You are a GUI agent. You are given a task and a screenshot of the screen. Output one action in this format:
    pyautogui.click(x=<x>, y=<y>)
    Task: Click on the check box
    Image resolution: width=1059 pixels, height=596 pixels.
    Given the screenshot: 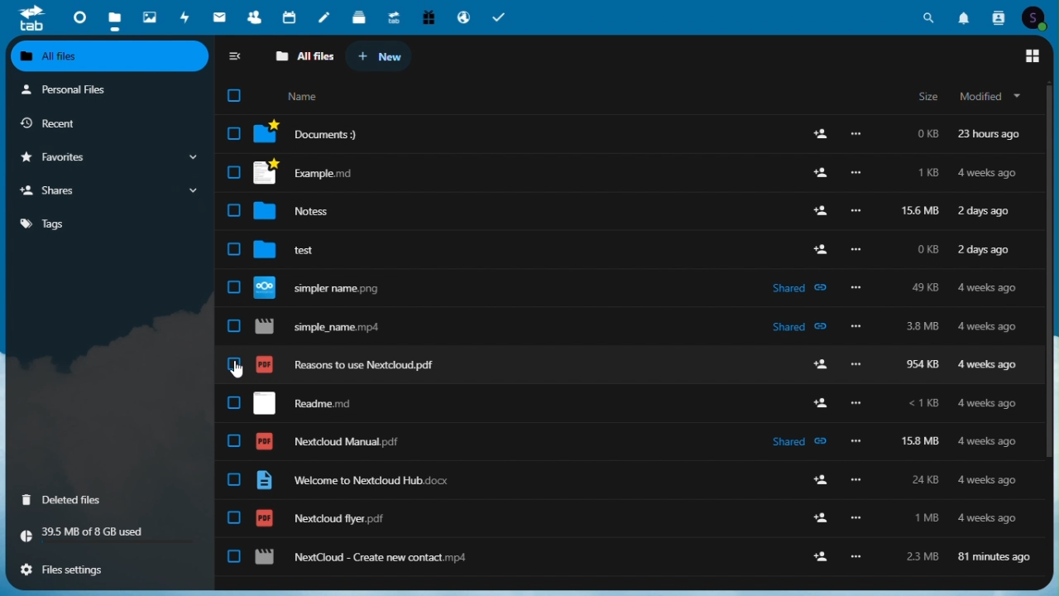 What is the action you would take?
    pyautogui.click(x=237, y=135)
    